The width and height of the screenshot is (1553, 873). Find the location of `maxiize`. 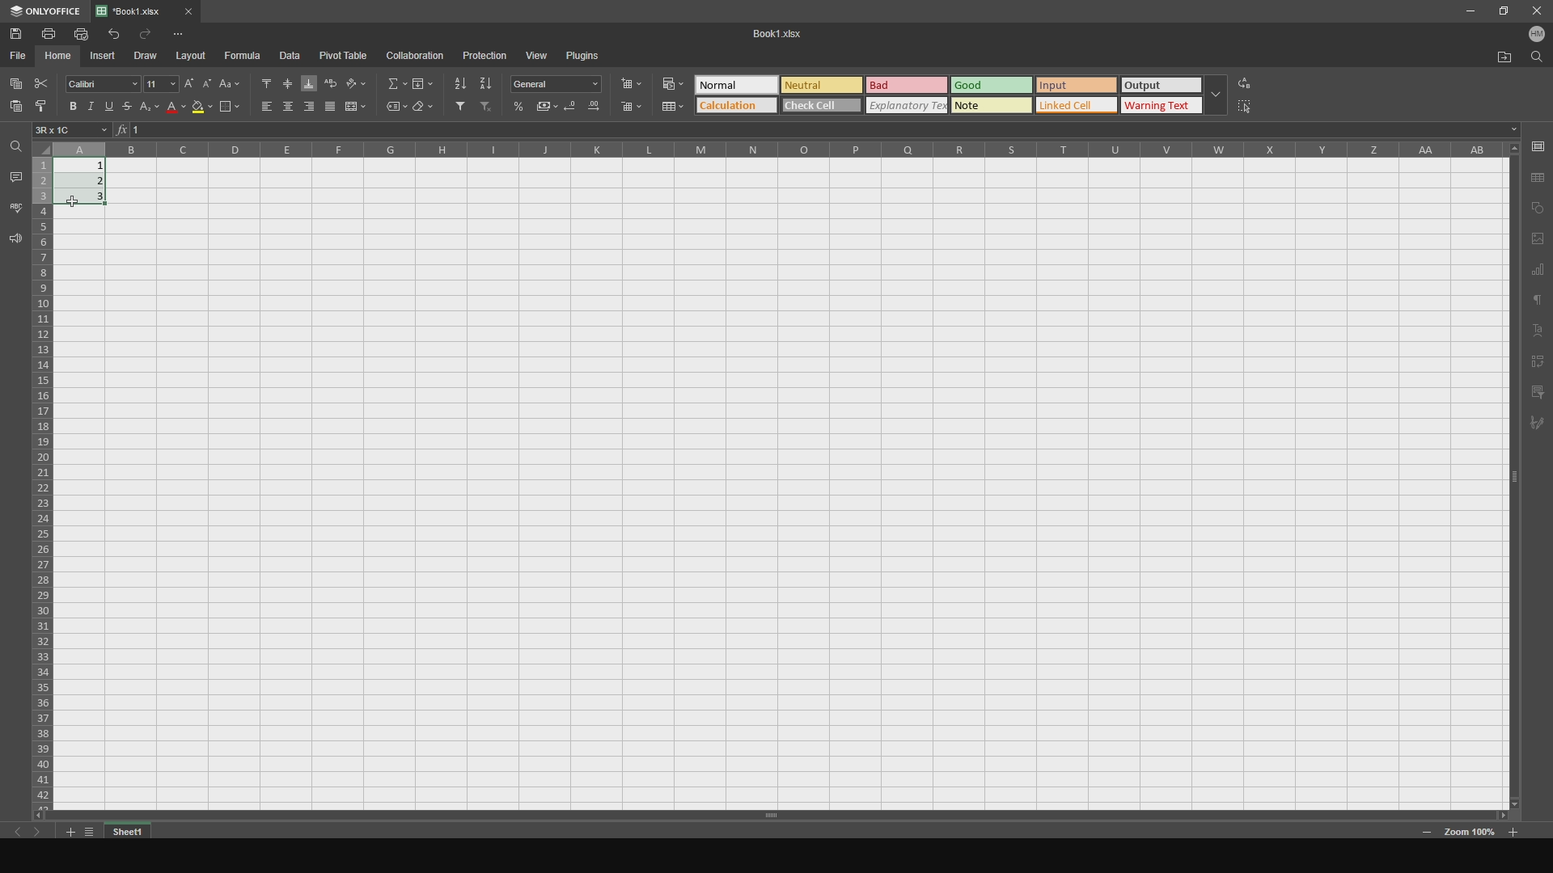

maxiize is located at coordinates (1500, 13).